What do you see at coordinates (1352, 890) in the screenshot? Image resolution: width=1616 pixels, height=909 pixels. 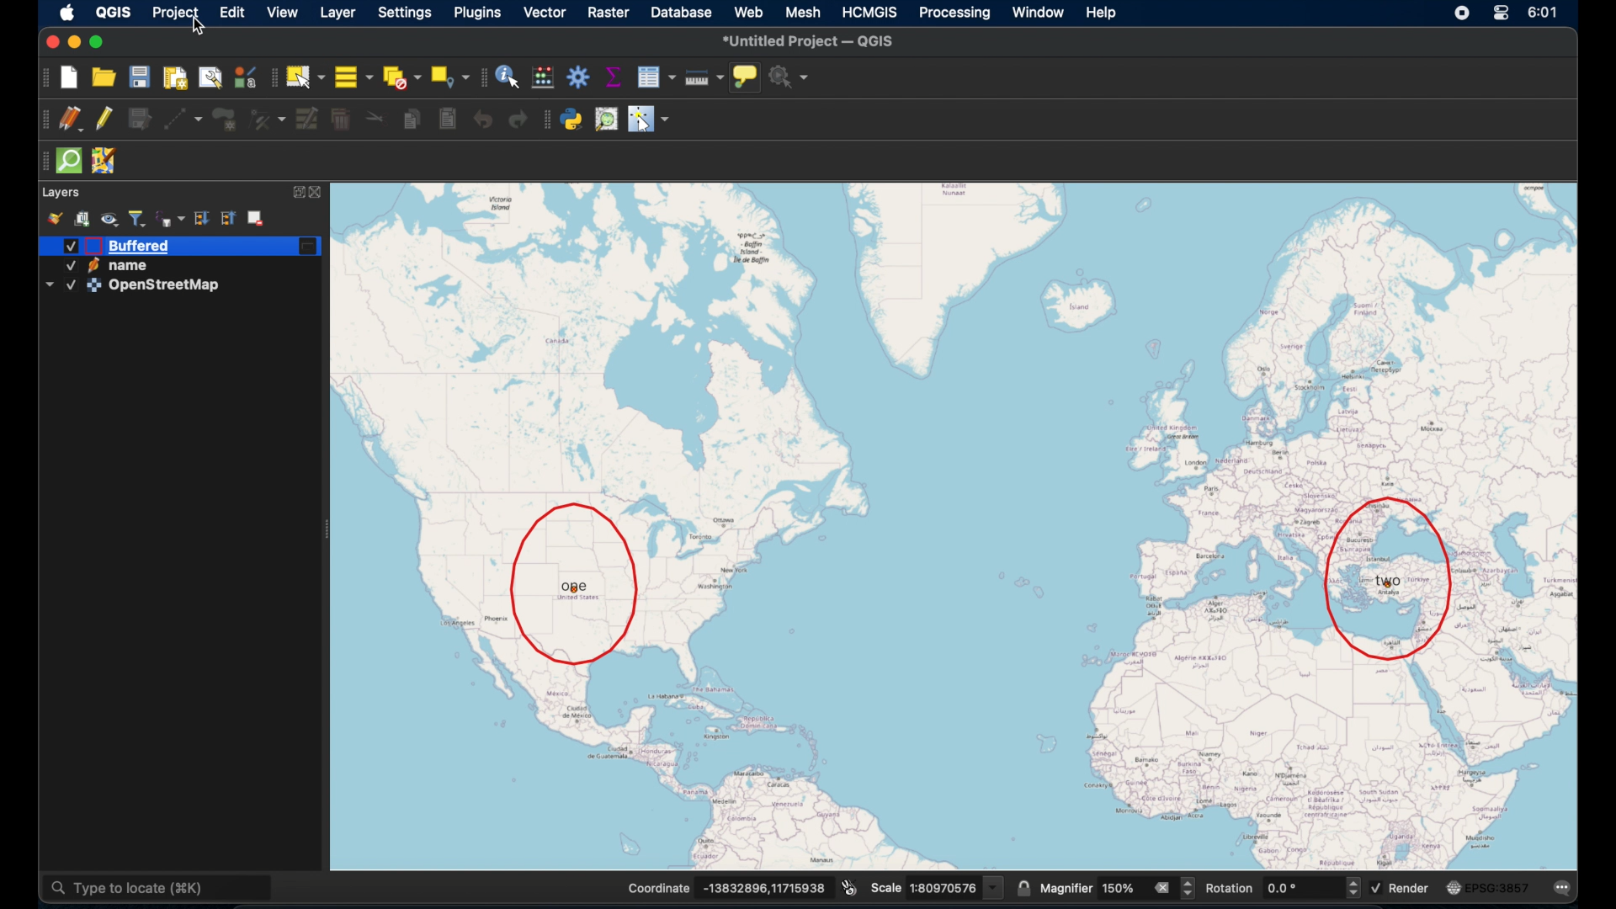 I see `Increase and decrease rotation value` at bounding box center [1352, 890].